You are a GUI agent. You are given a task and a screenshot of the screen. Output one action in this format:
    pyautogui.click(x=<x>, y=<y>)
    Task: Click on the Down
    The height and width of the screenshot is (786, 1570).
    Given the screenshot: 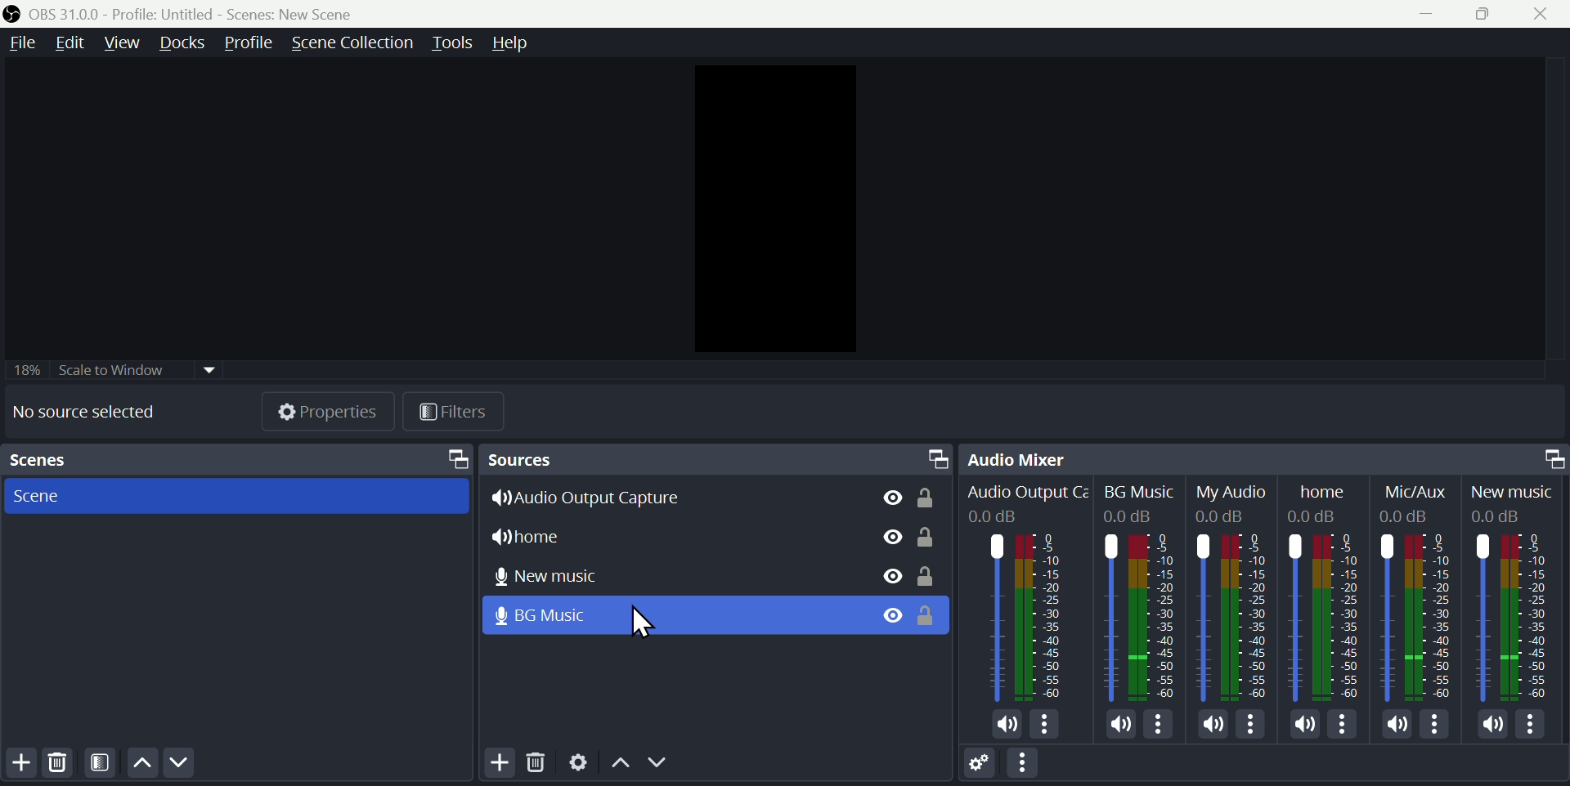 What is the action you would take?
    pyautogui.click(x=184, y=766)
    